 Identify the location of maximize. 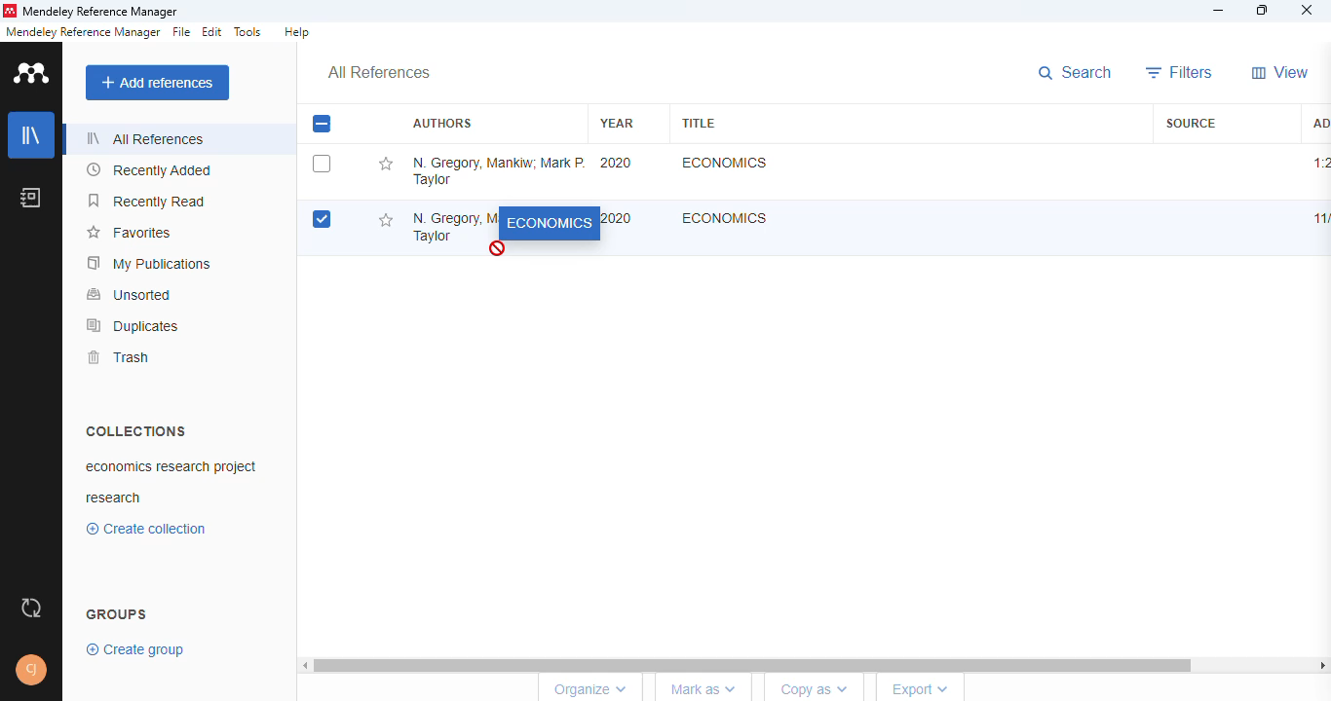
(1265, 11).